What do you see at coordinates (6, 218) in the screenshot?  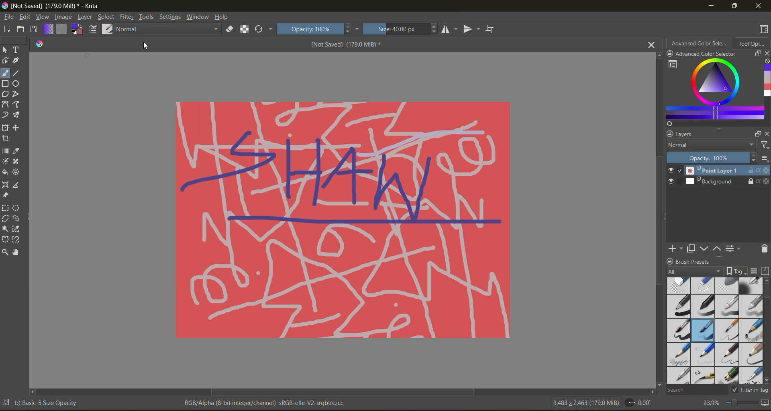 I see `polygonal selection tool` at bounding box center [6, 218].